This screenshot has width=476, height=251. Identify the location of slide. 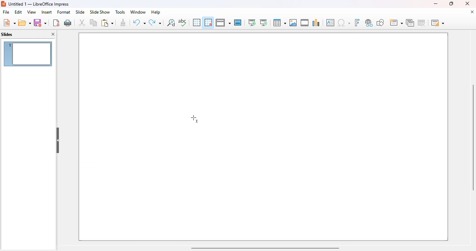
(80, 12).